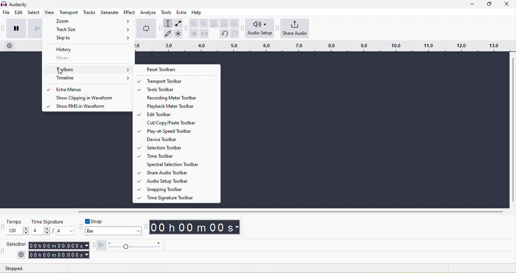 This screenshot has height=273, width=516. I want to click on transport, so click(69, 12).